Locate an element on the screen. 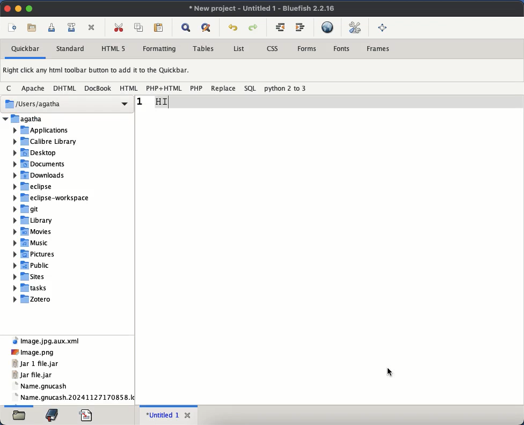 The width and height of the screenshot is (524, 425). jar is located at coordinates (32, 375).